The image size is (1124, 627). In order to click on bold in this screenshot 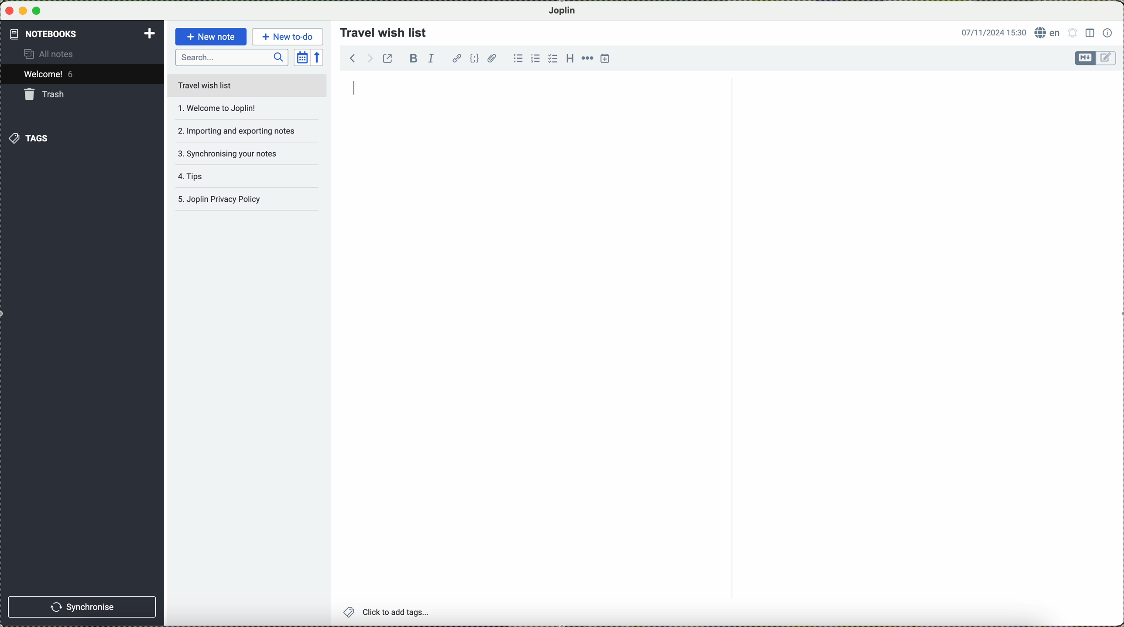, I will do `click(414, 58)`.